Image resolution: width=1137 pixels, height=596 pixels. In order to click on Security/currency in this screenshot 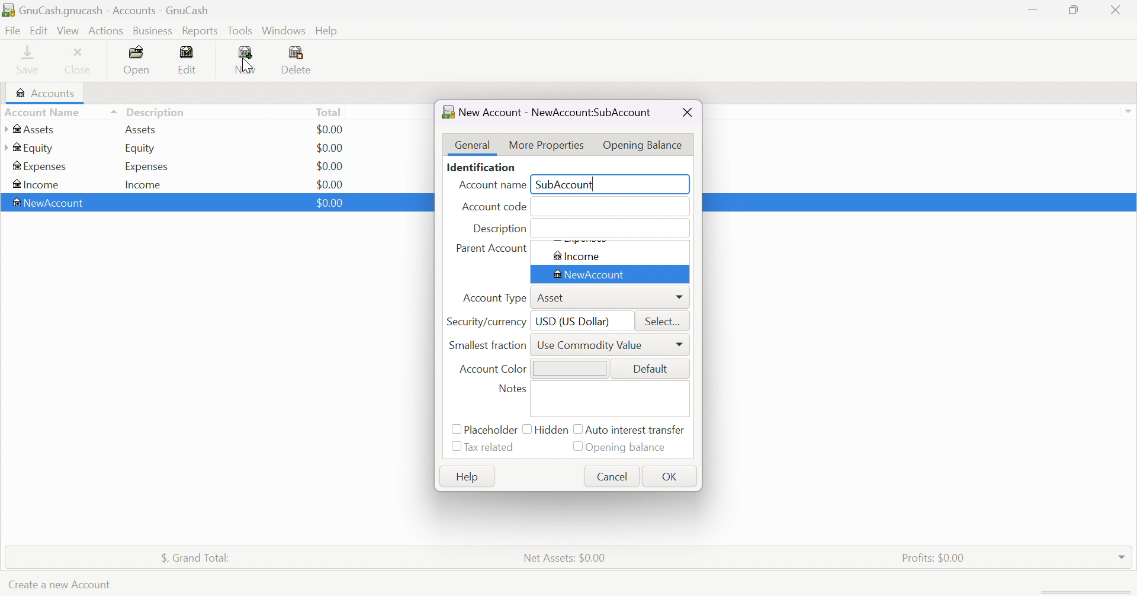, I will do `click(486, 323)`.